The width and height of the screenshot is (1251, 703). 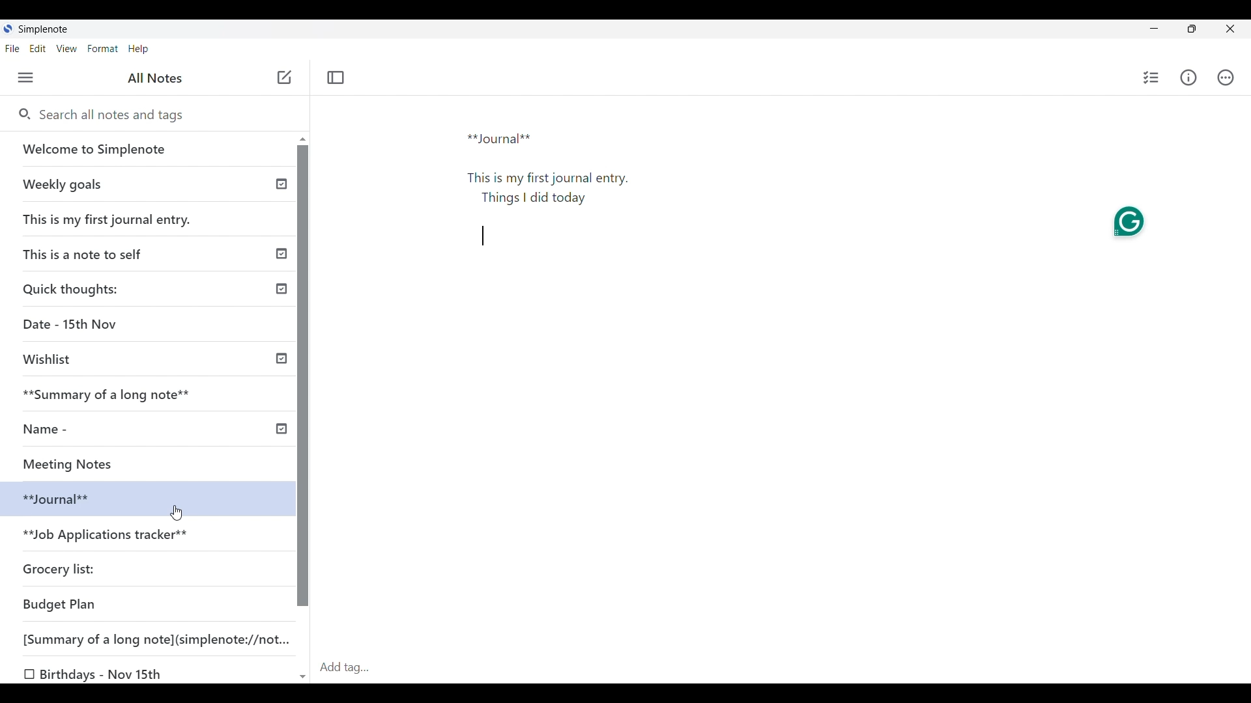 What do you see at coordinates (44, 29) in the screenshot?
I see `Software name` at bounding box center [44, 29].